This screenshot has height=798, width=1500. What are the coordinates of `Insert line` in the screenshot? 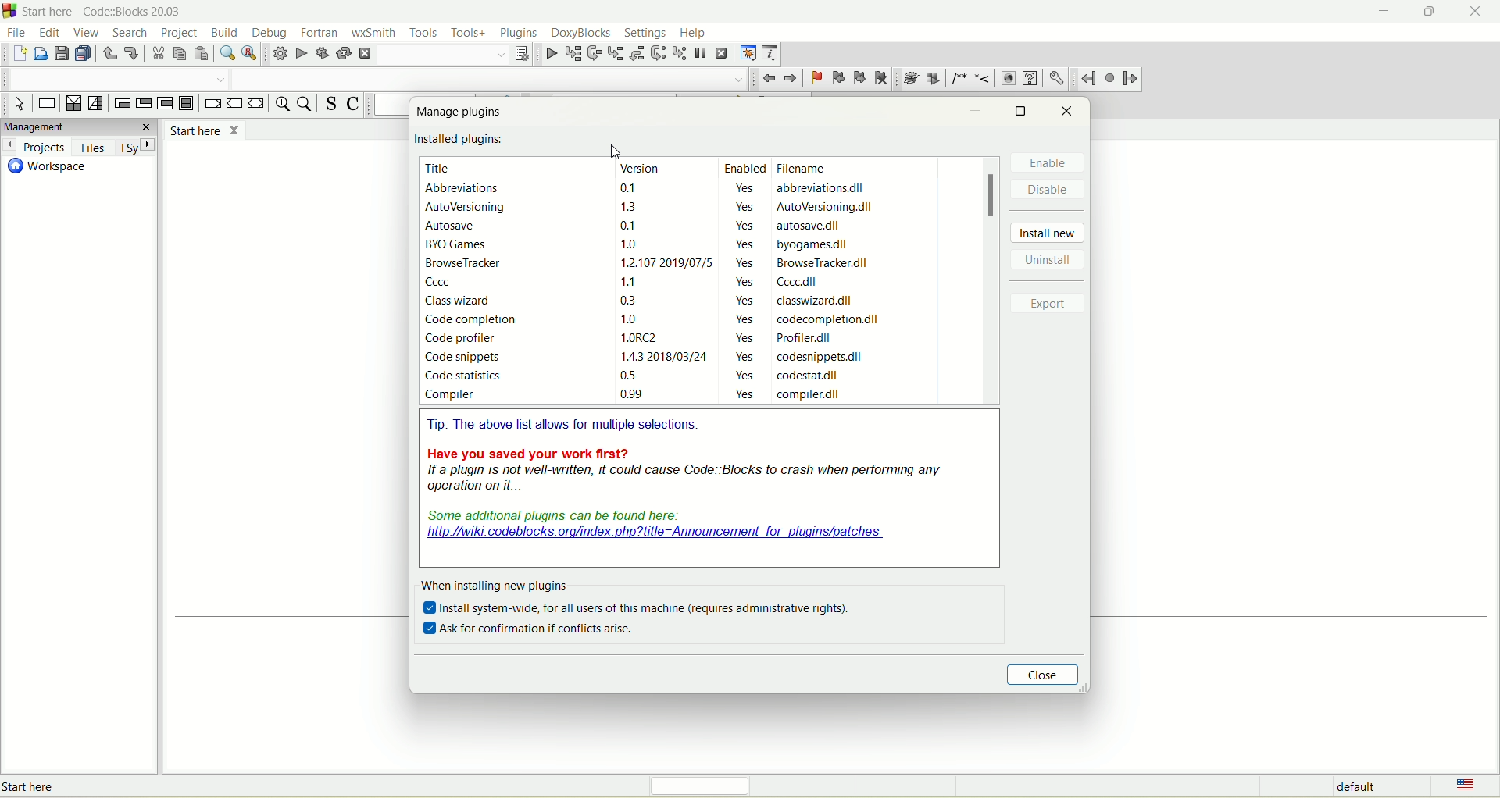 It's located at (984, 79).